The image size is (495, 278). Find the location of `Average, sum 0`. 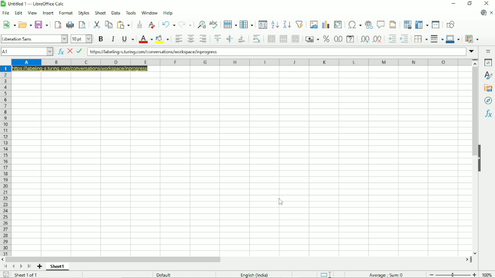

Average, sum 0 is located at coordinates (387, 275).